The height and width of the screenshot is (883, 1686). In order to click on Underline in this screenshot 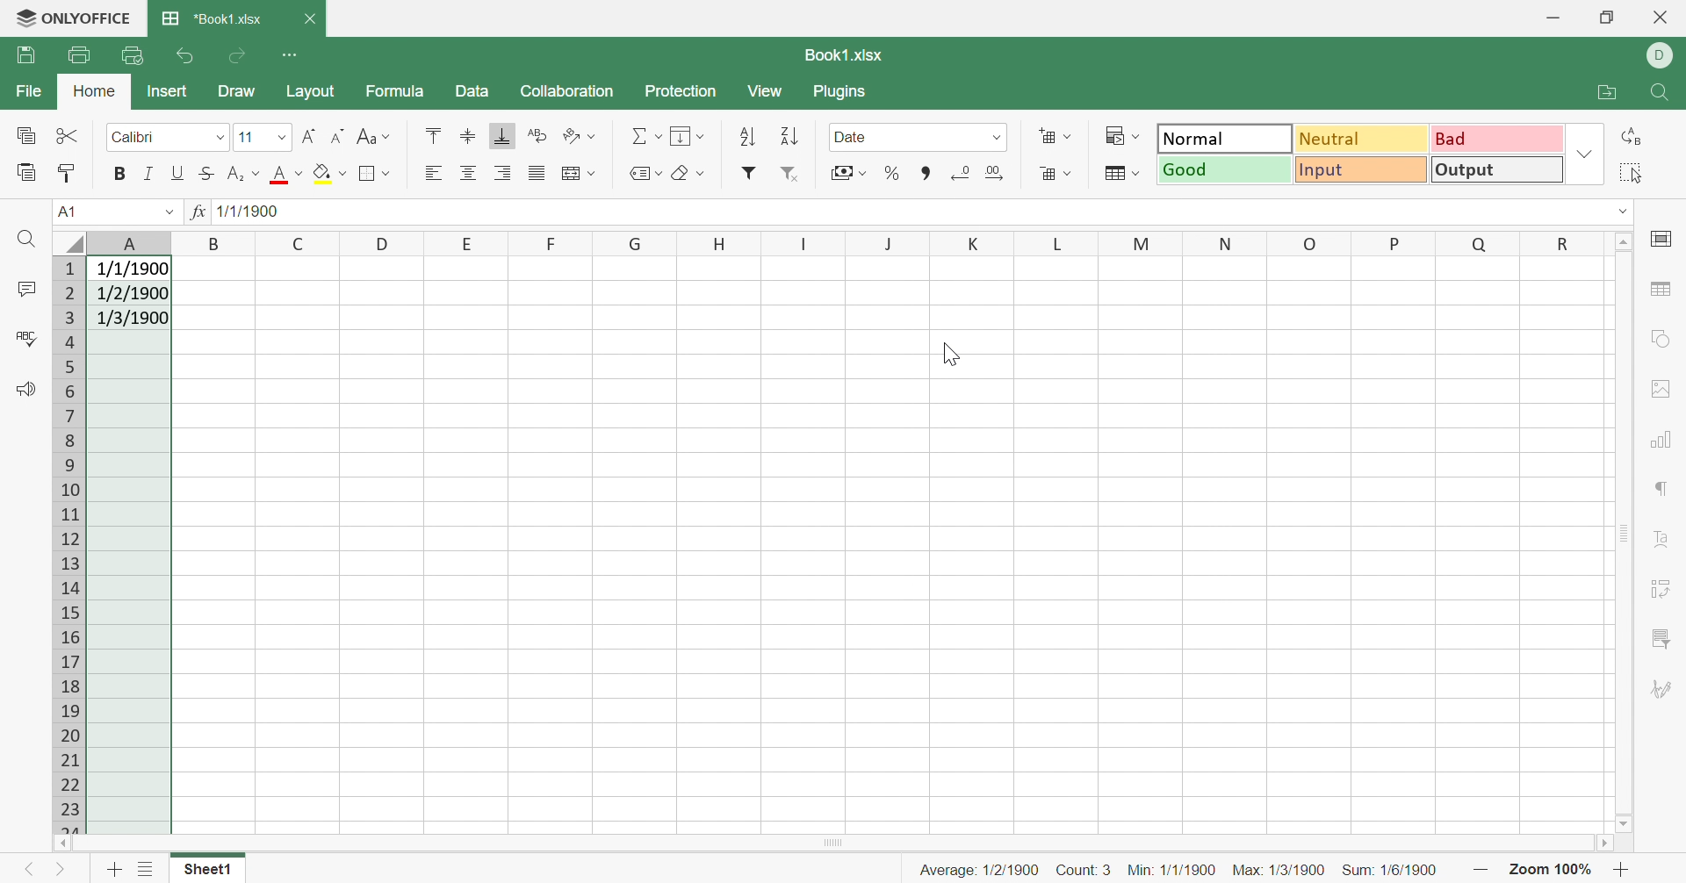, I will do `click(178, 174)`.